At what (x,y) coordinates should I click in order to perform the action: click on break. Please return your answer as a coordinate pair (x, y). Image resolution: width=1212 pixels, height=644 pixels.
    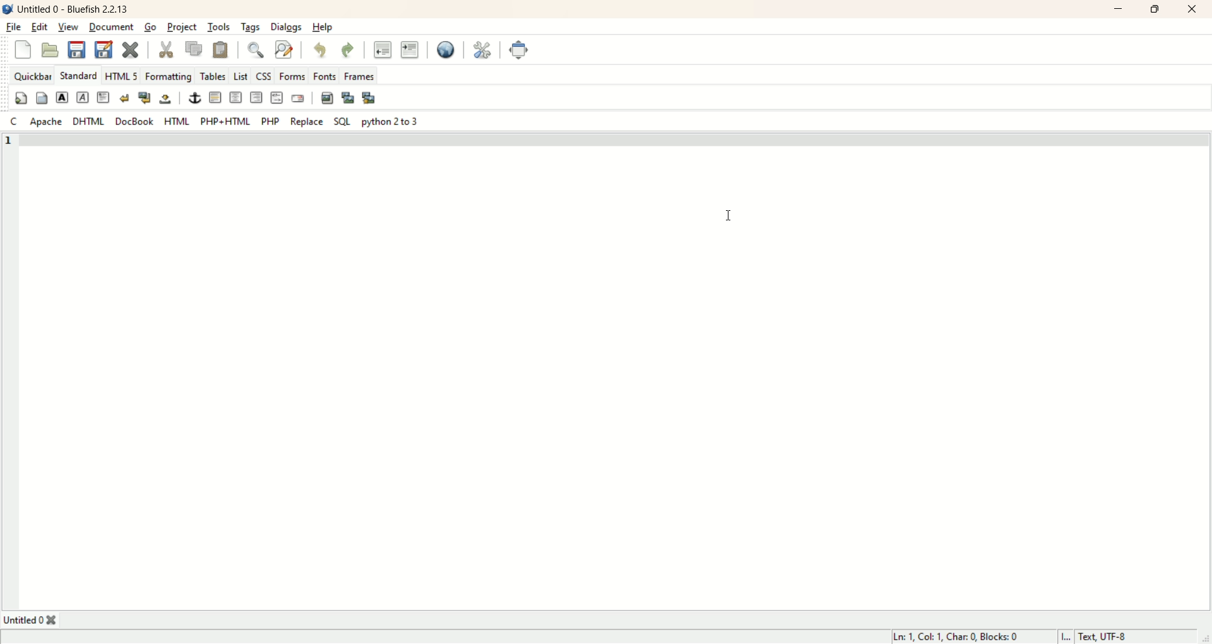
    Looking at the image, I should click on (124, 98).